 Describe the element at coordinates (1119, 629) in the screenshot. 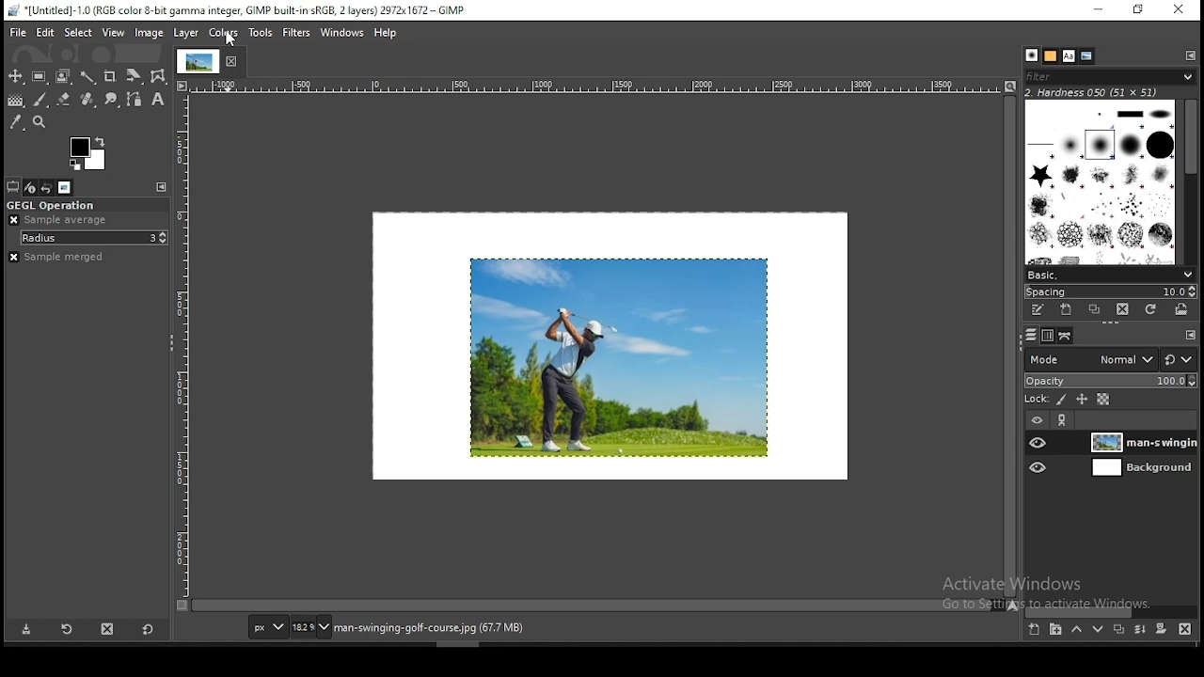

I see `duplicate layer` at that location.